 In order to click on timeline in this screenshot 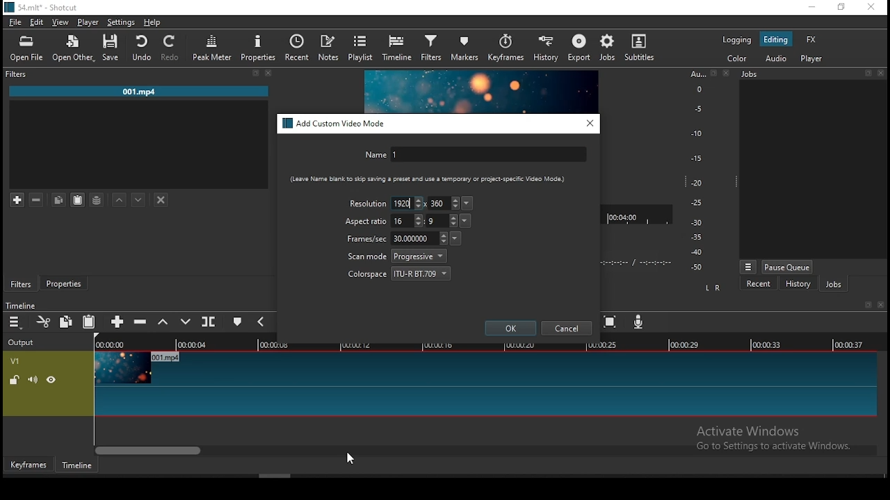, I will do `click(20, 306)`.